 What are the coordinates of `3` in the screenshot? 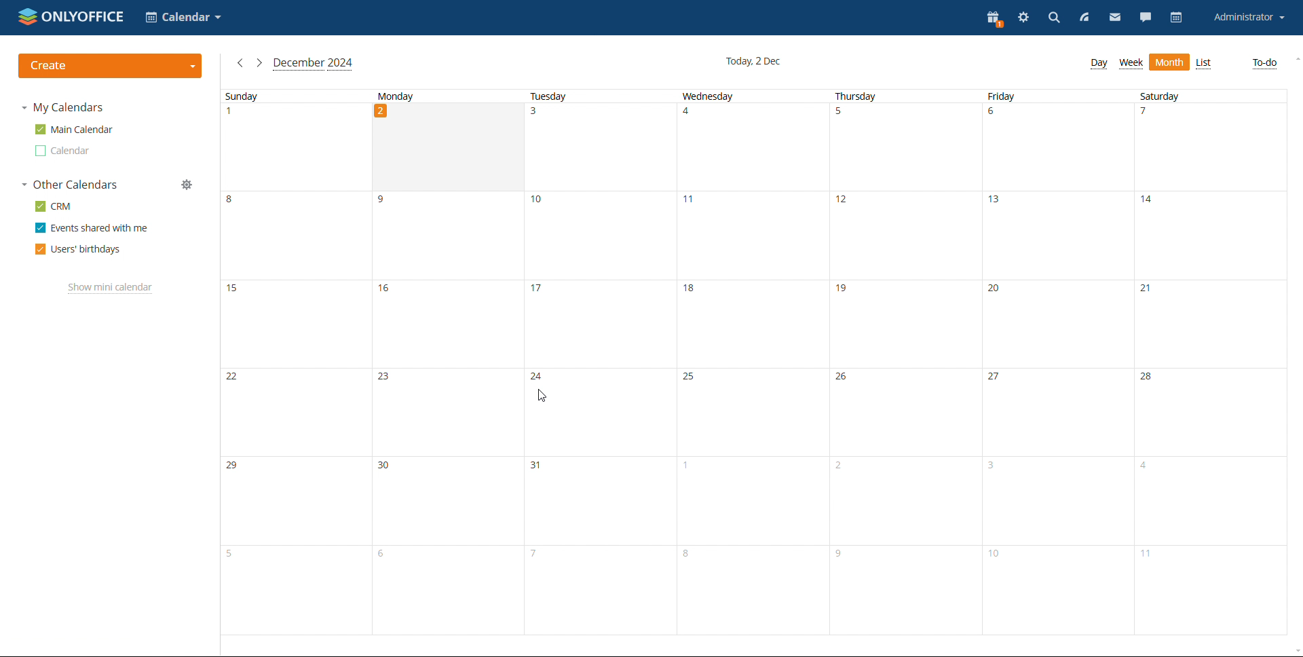 It's located at (995, 466).